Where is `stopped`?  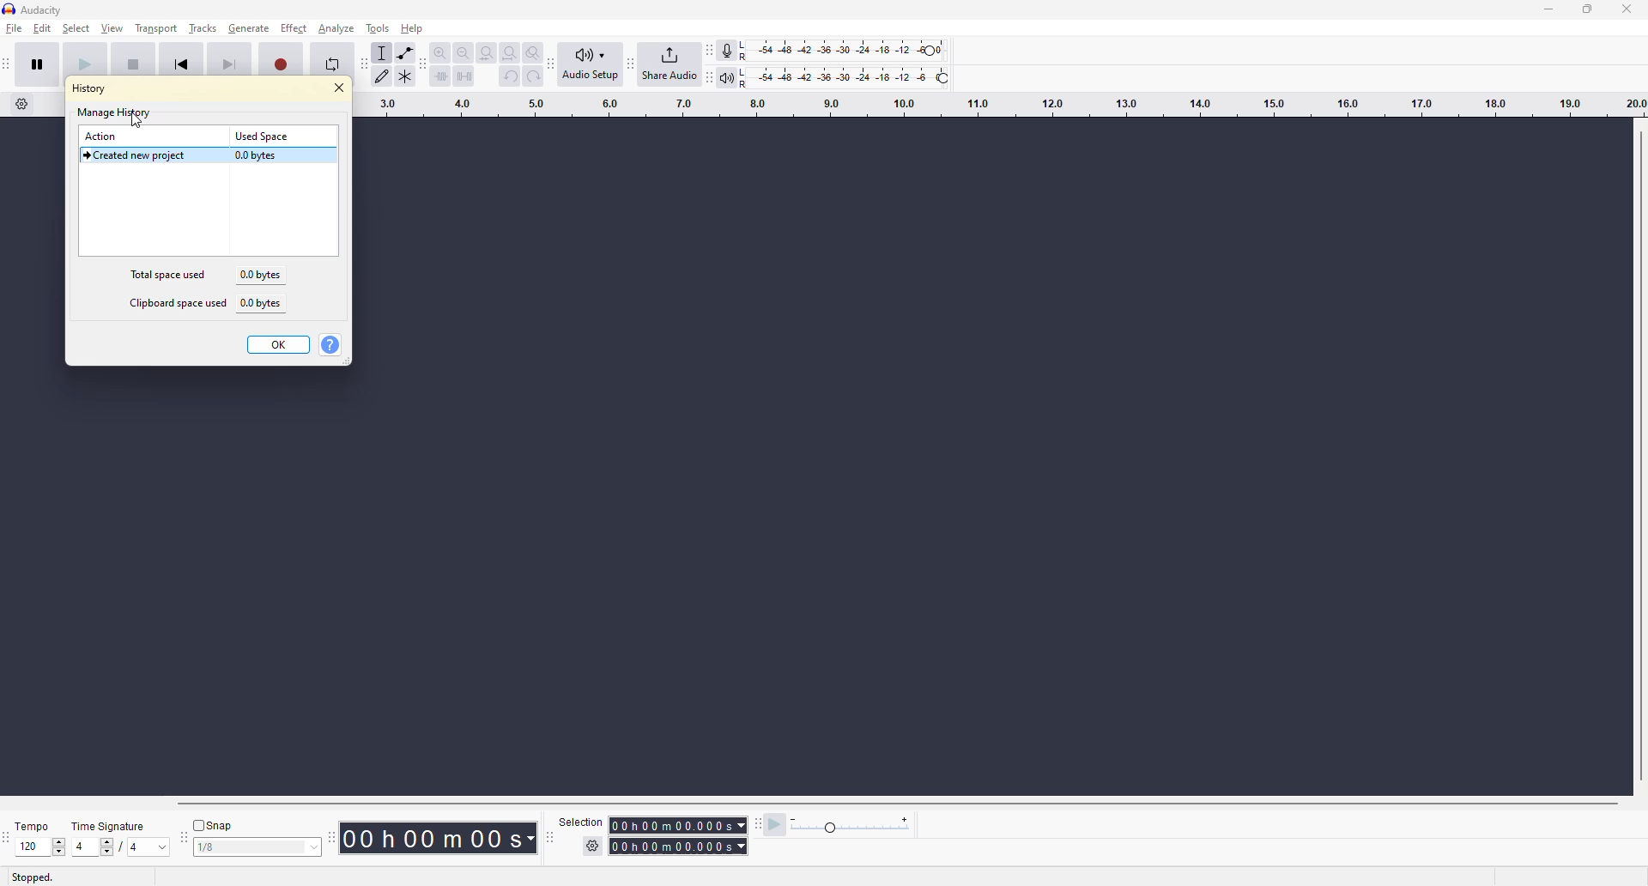 stopped is located at coordinates (33, 877).